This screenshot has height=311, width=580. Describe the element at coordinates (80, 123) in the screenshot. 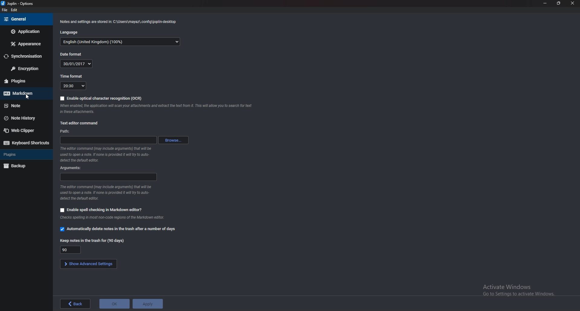

I see `text editor command` at that location.